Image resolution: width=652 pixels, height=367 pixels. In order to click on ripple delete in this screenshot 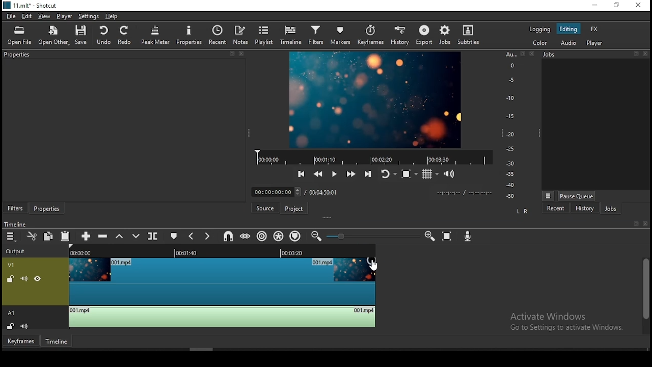, I will do `click(103, 236)`.